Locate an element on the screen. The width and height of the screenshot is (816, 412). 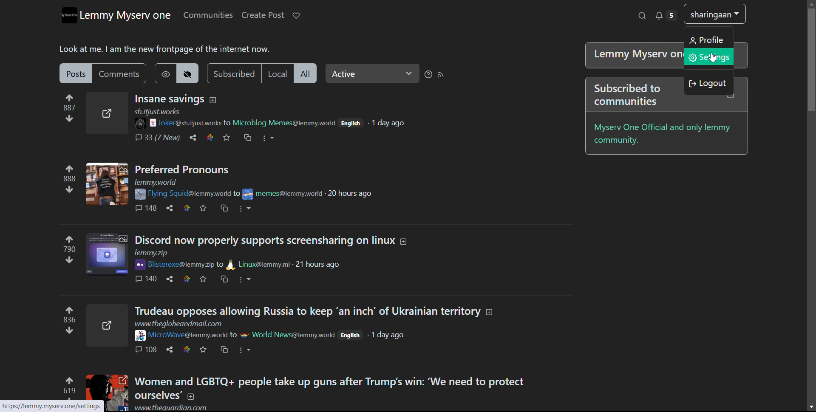
options is located at coordinates (245, 209).